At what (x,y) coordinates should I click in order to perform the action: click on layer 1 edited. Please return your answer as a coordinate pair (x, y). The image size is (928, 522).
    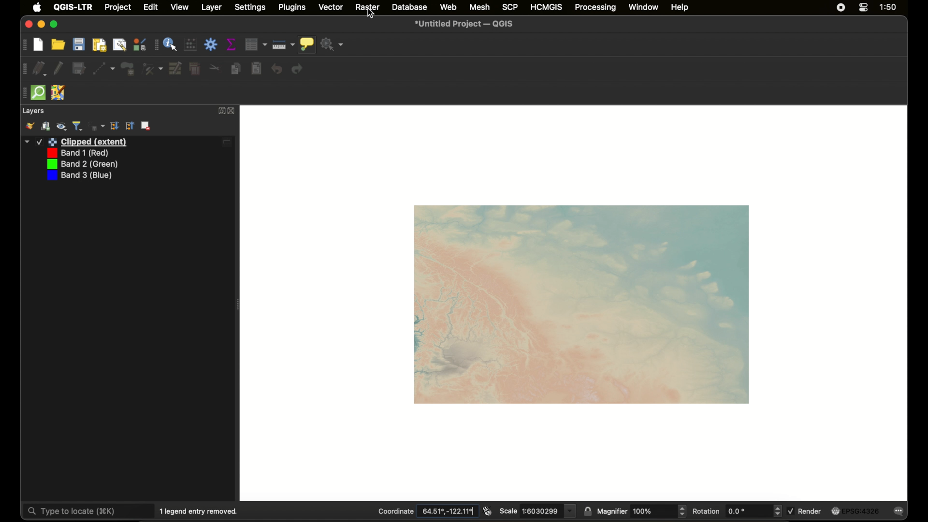
    Looking at the image, I should click on (128, 142).